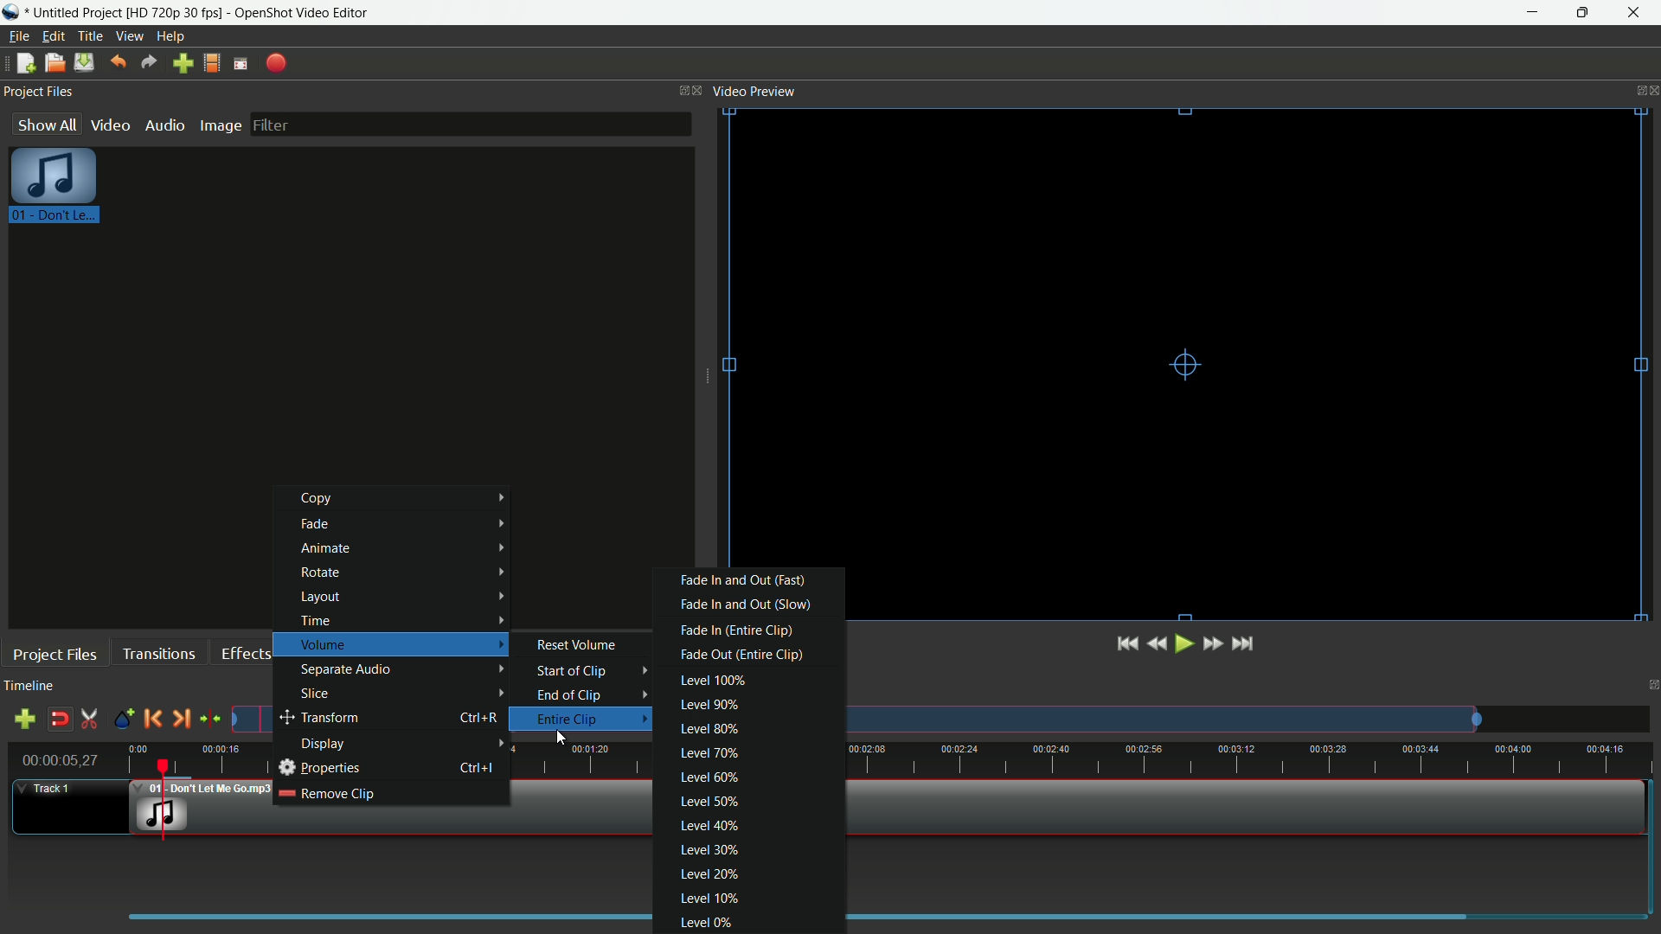 This screenshot has width=1661, height=934. What do you see at coordinates (563, 741) in the screenshot?
I see `cursor` at bounding box center [563, 741].